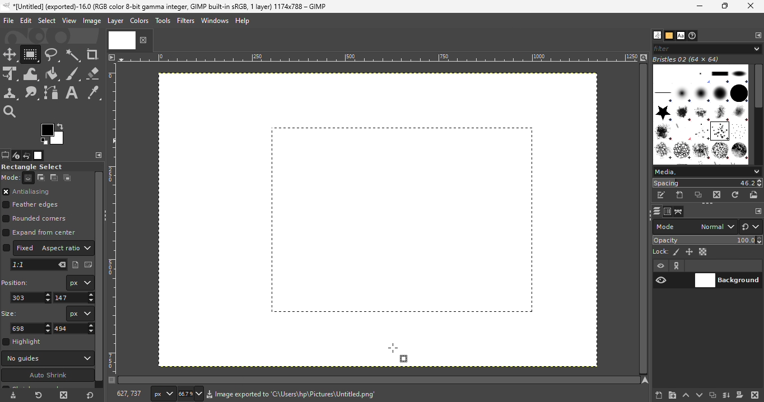 The height and width of the screenshot is (402, 764). Describe the element at coordinates (678, 212) in the screenshot. I see `Paths` at that location.